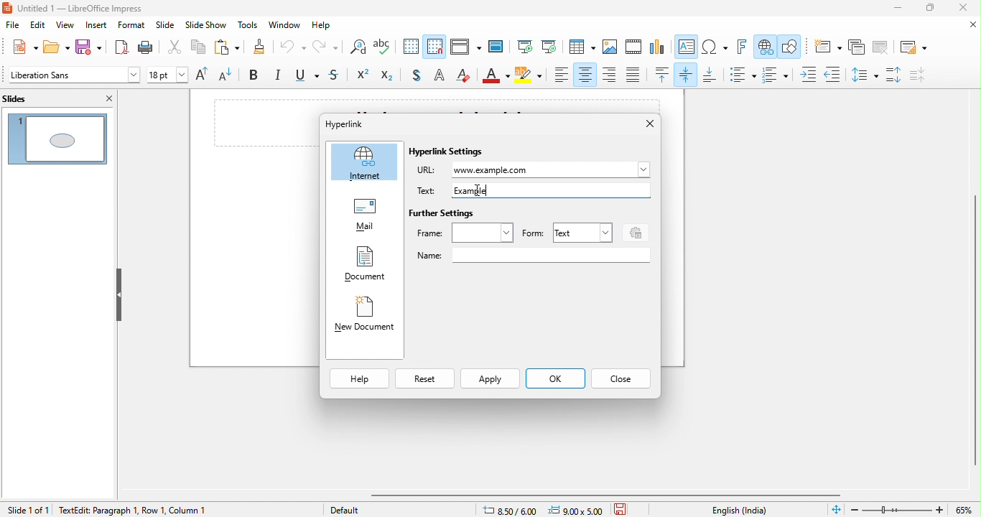 The image size is (981, 517). I want to click on insert , so click(97, 25).